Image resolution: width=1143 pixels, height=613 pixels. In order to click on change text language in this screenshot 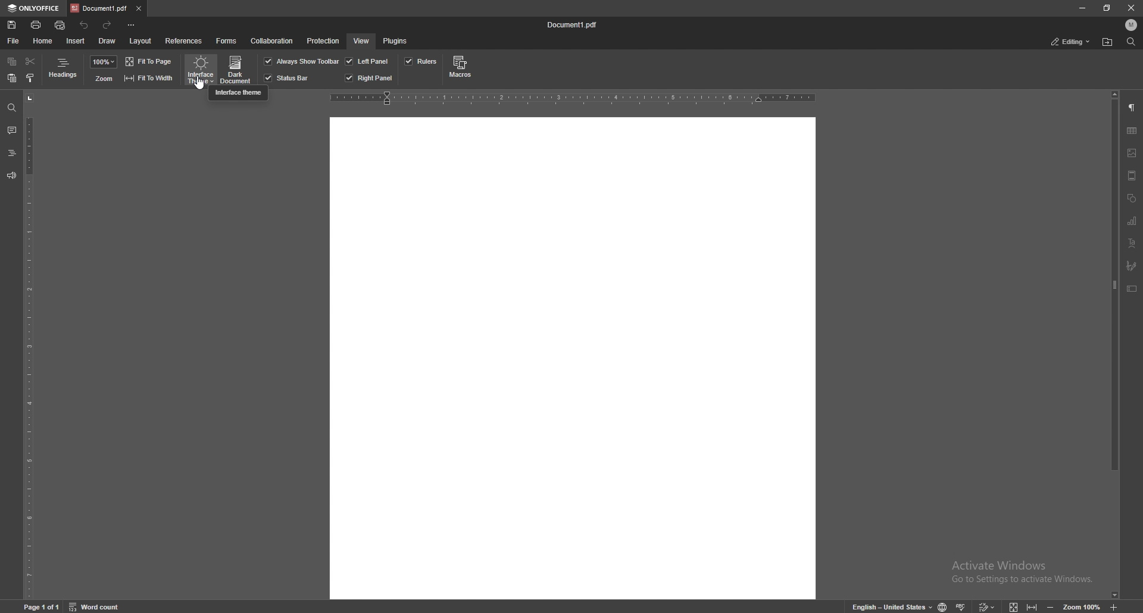, I will do `click(892, 607)`.